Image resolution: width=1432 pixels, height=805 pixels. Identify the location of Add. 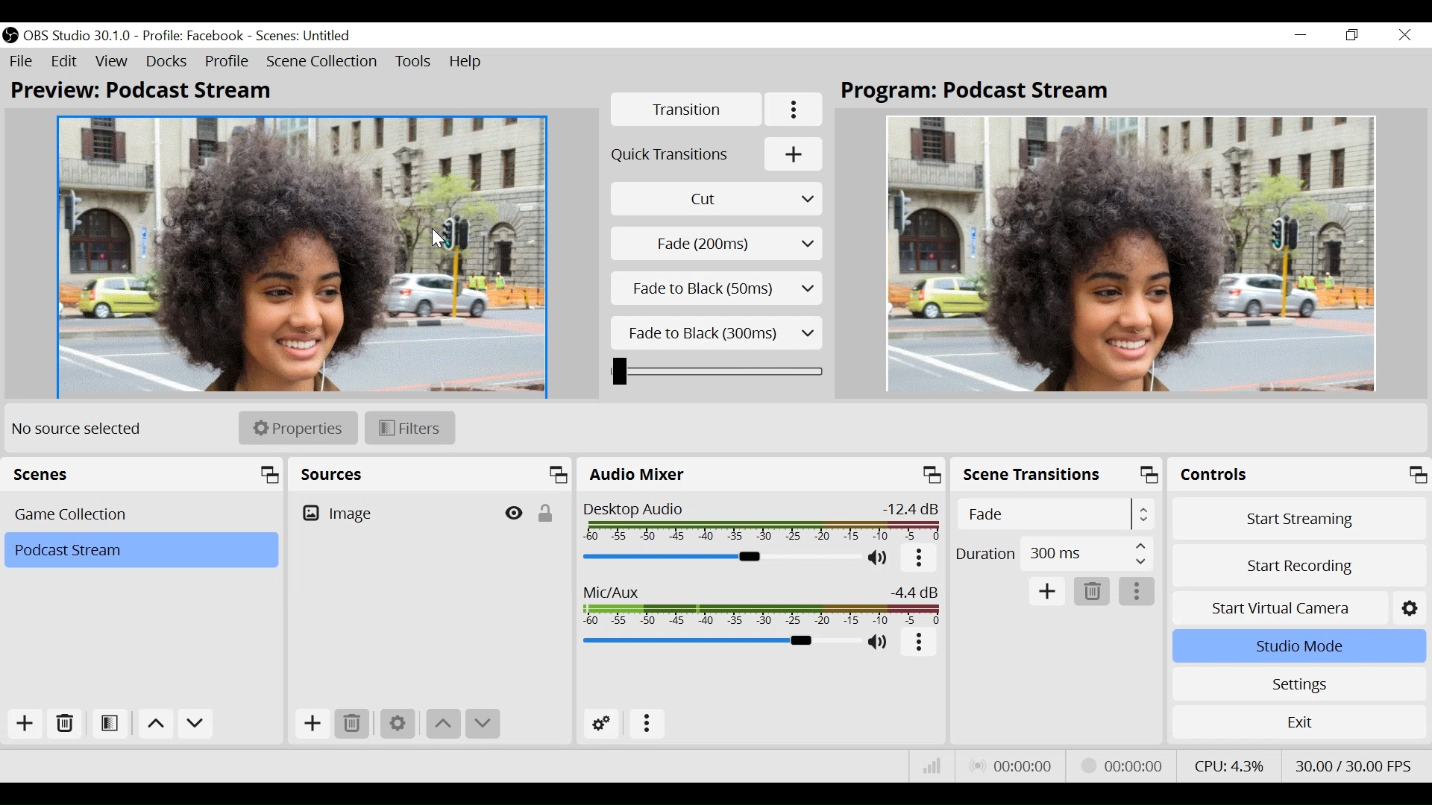
(314, 724).